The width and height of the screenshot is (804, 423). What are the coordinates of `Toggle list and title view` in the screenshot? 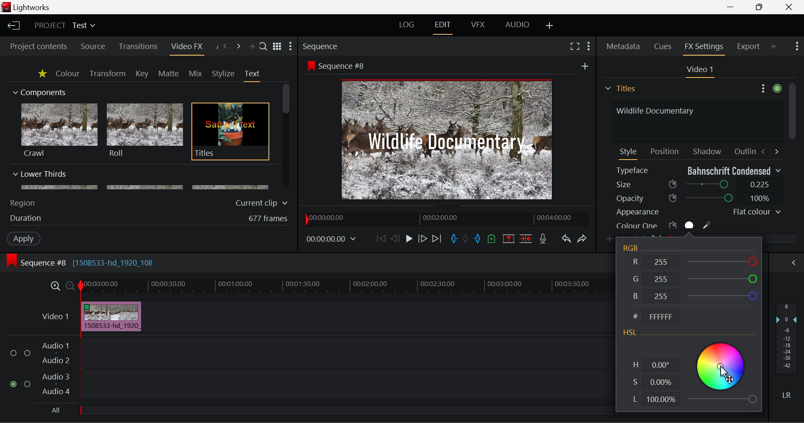 It's located at (278, 46).